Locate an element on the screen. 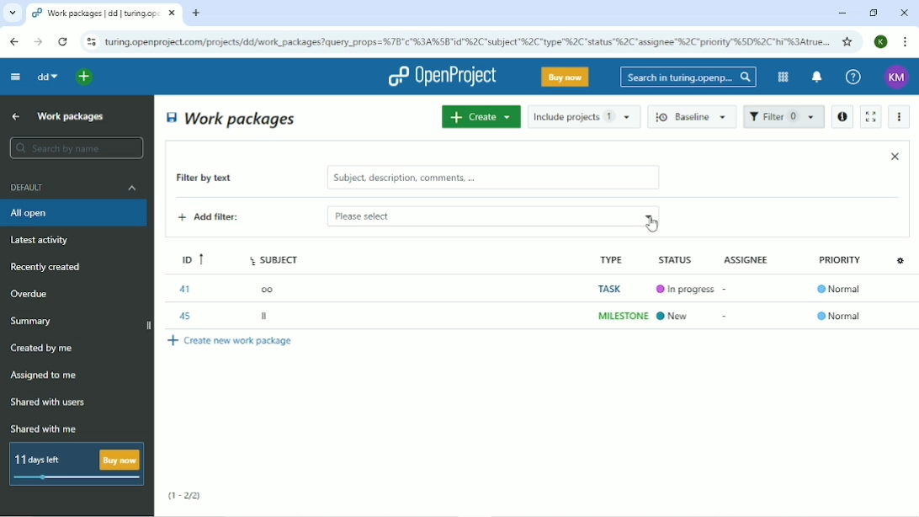 The image size is (919, 517). Create is located at coordinates (481, 116).